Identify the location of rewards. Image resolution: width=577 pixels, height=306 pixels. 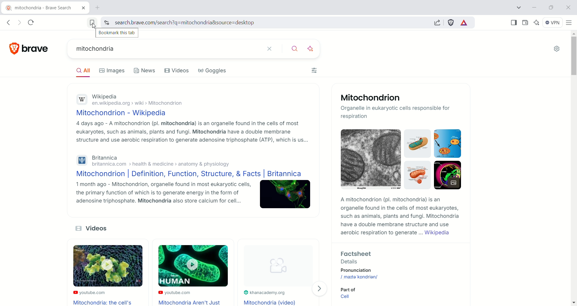
(464, 23).